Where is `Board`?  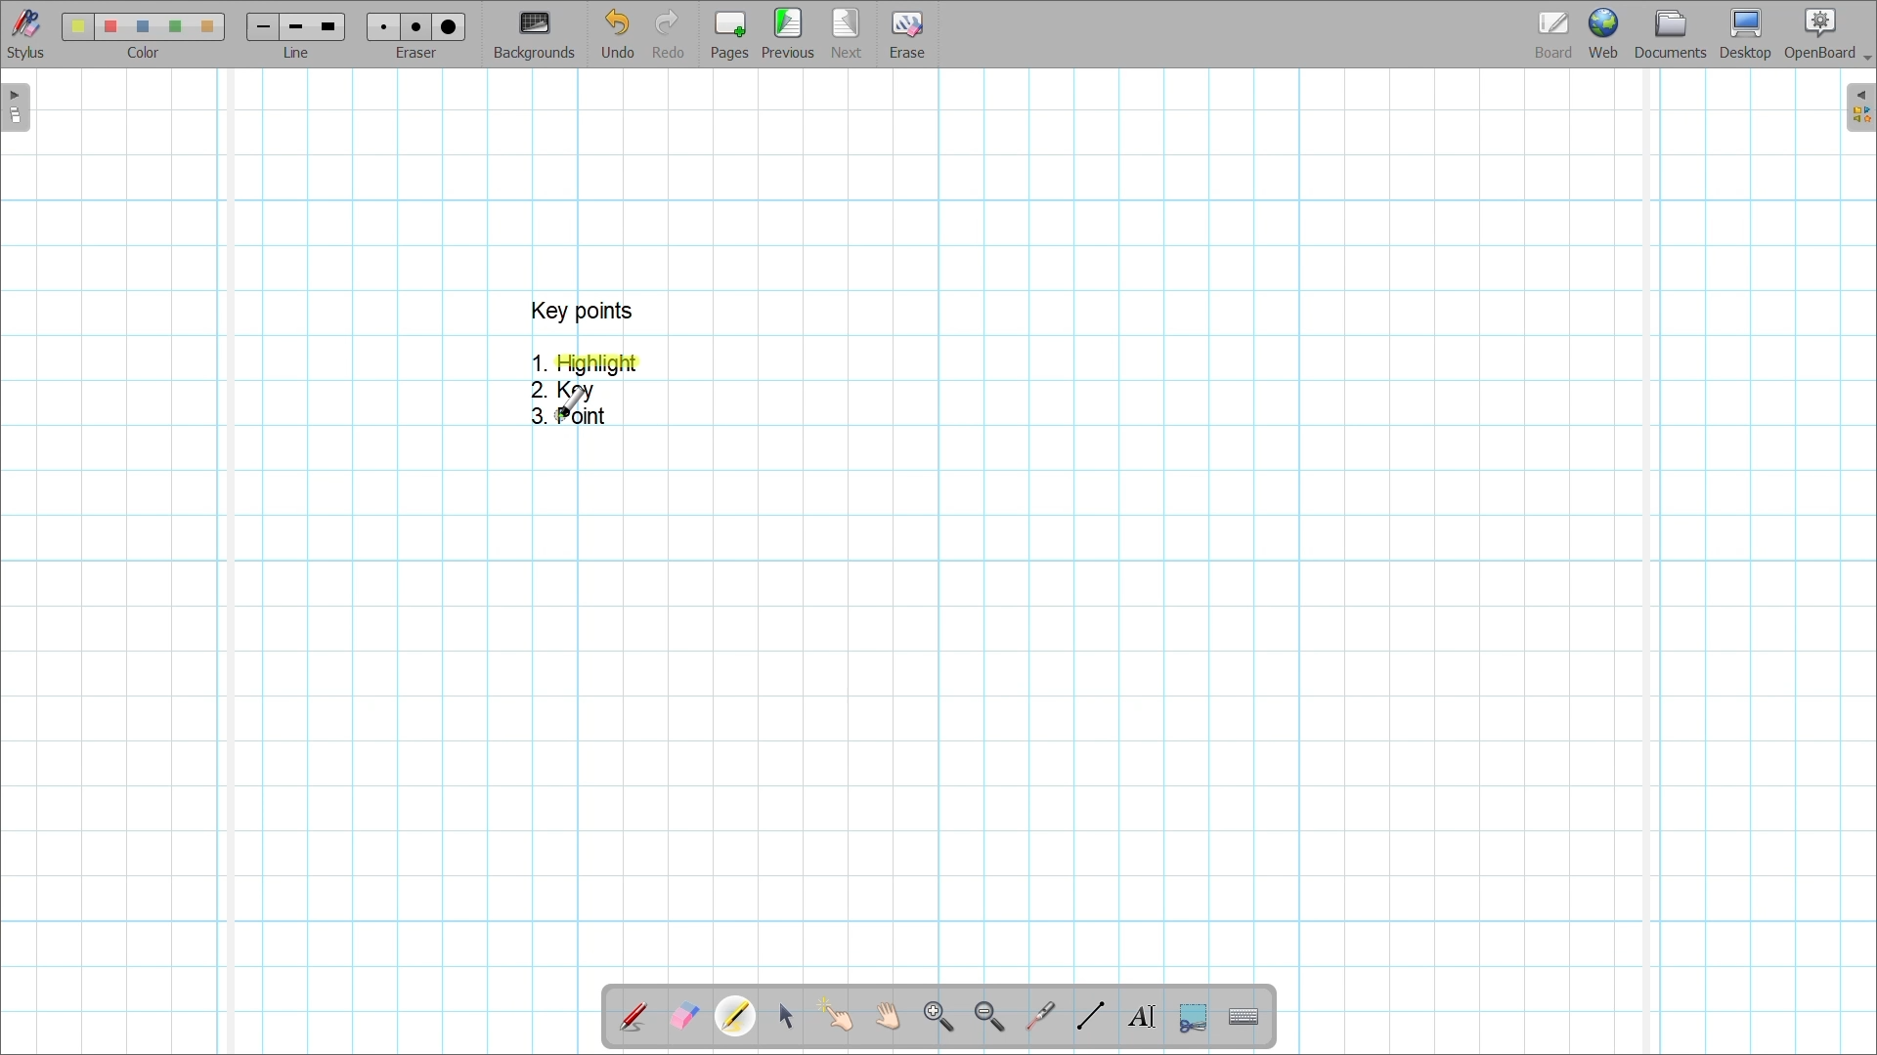 Board is located at coordinates (1554, 35).